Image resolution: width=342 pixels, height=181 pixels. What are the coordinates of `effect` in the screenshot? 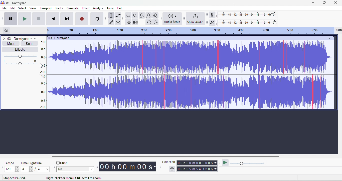 It's located at (86, 8).